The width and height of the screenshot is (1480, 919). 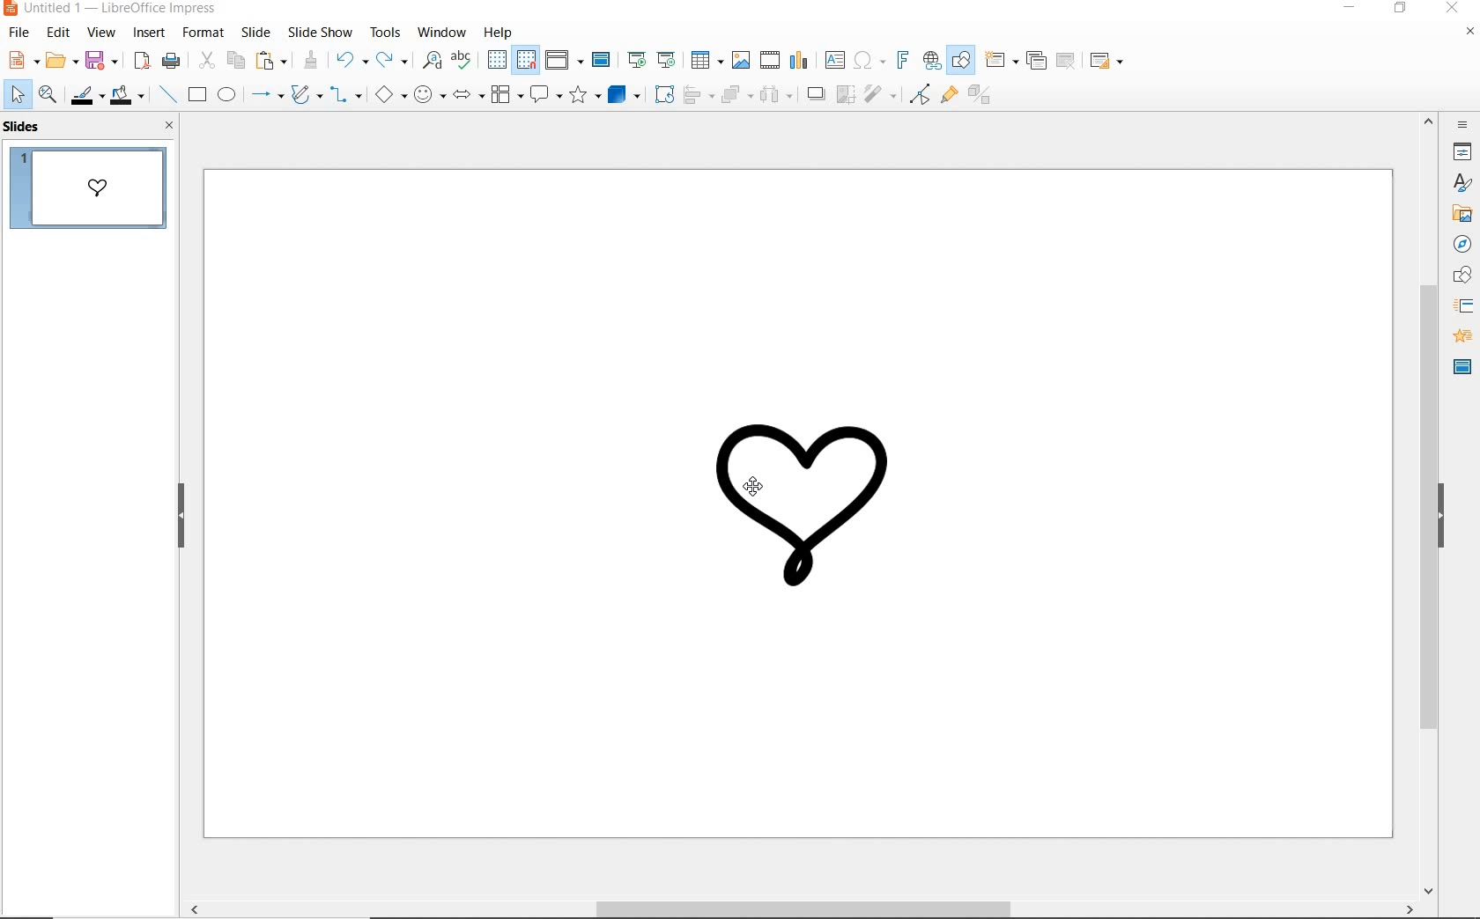 I want to click on CLOSE, so click(x=170, y=125).